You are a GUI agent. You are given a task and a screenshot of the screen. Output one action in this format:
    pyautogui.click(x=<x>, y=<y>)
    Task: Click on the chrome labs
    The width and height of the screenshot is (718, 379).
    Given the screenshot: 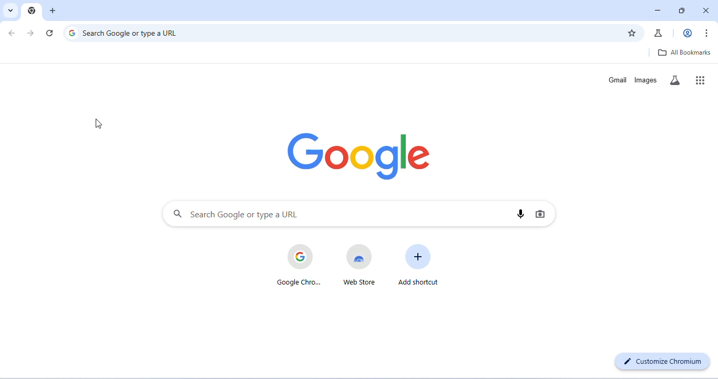 What is the action you would take?
    pyautogui.click(x=659, y=32)
    